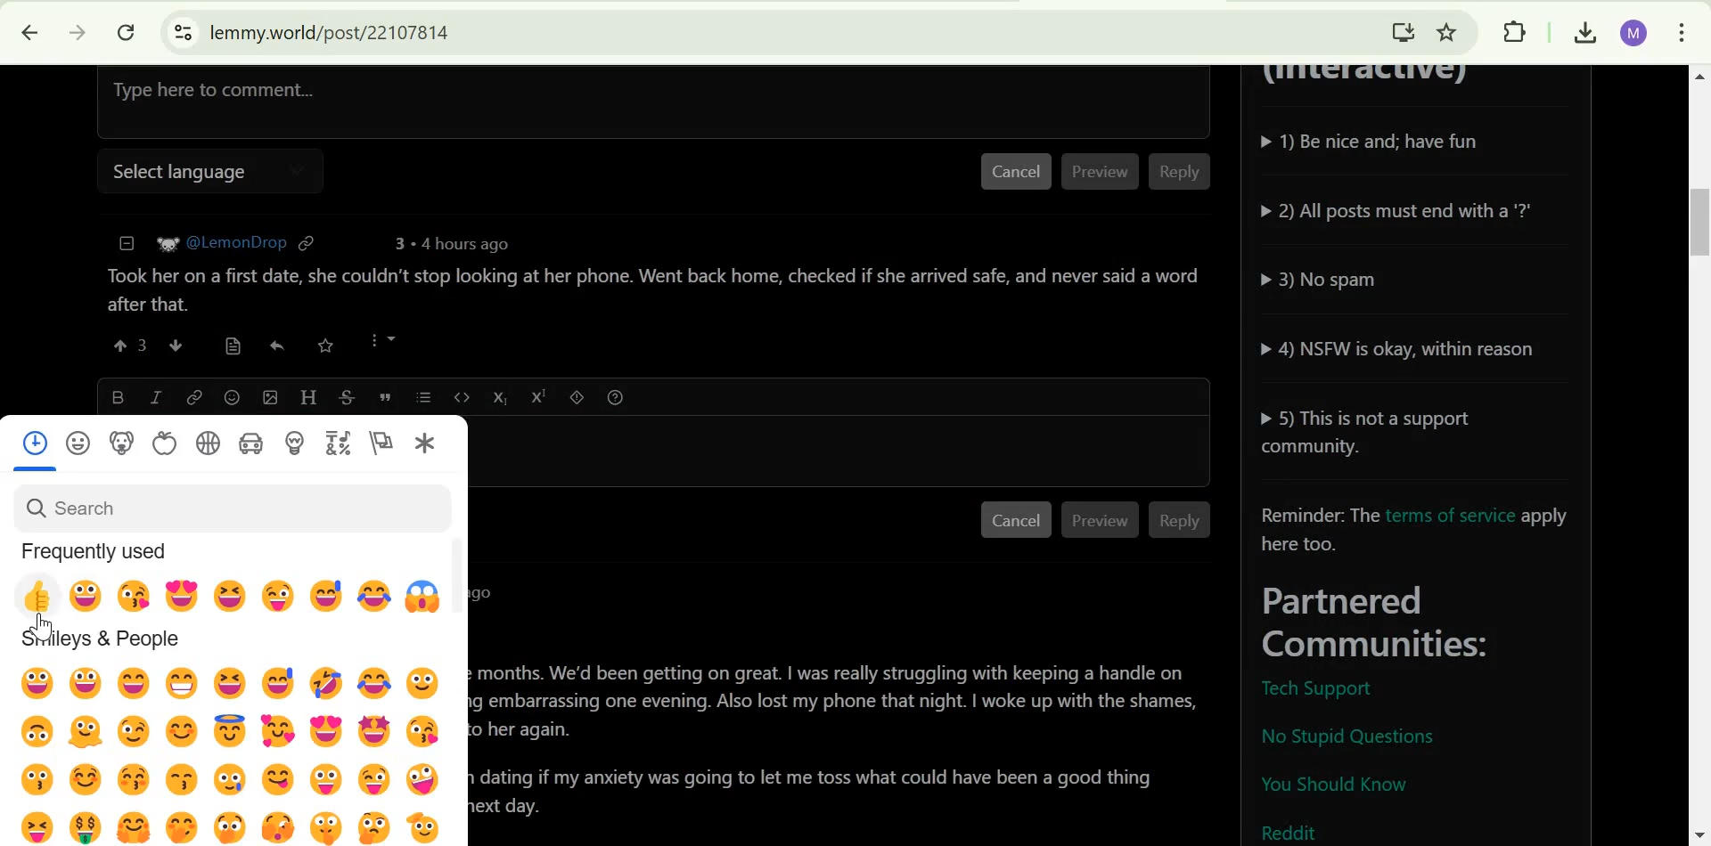 Image resolution: width=1711 pixels, height=846 pixels. I want to click on cursor, so click(41, 627).